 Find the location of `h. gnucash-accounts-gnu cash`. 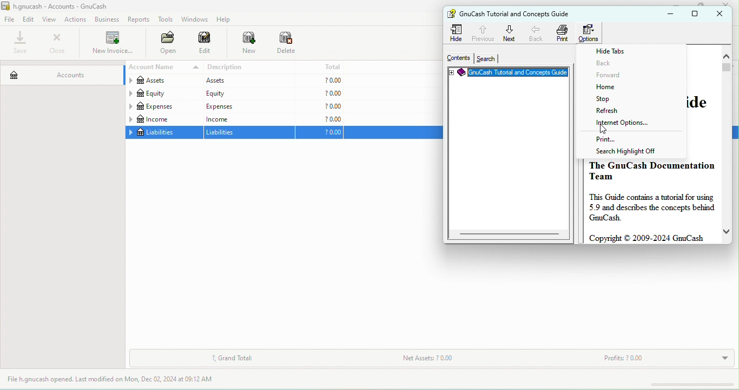

h. gnucash-accounts-gnu cash is located at coordinates (68, 5).